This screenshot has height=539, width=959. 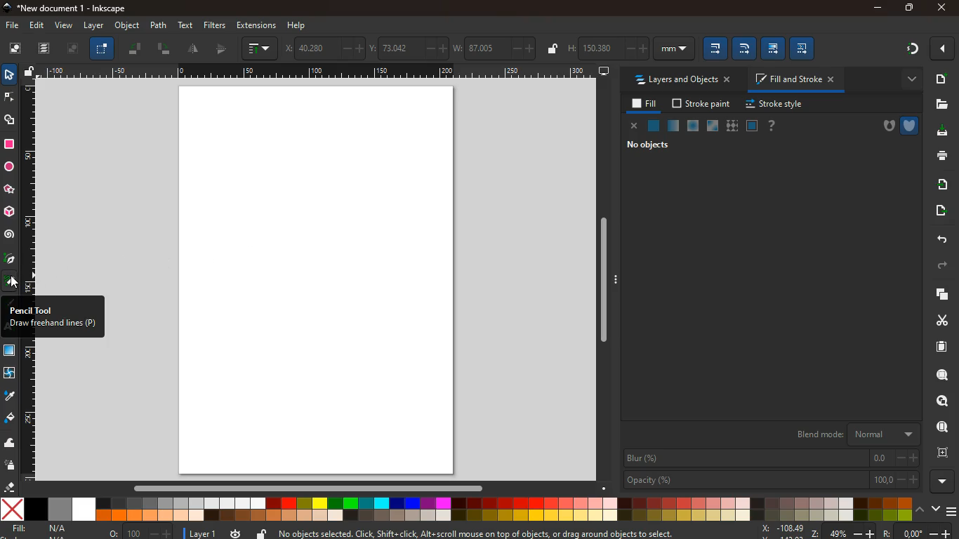 I want to click on file, so click(x=11, y=26).